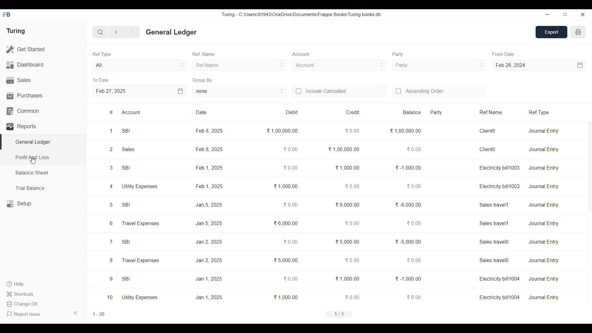 The image size is (592, 333). Describe the element at coordinates (290, 149) in the screenshot. I see `0.00` at that location.